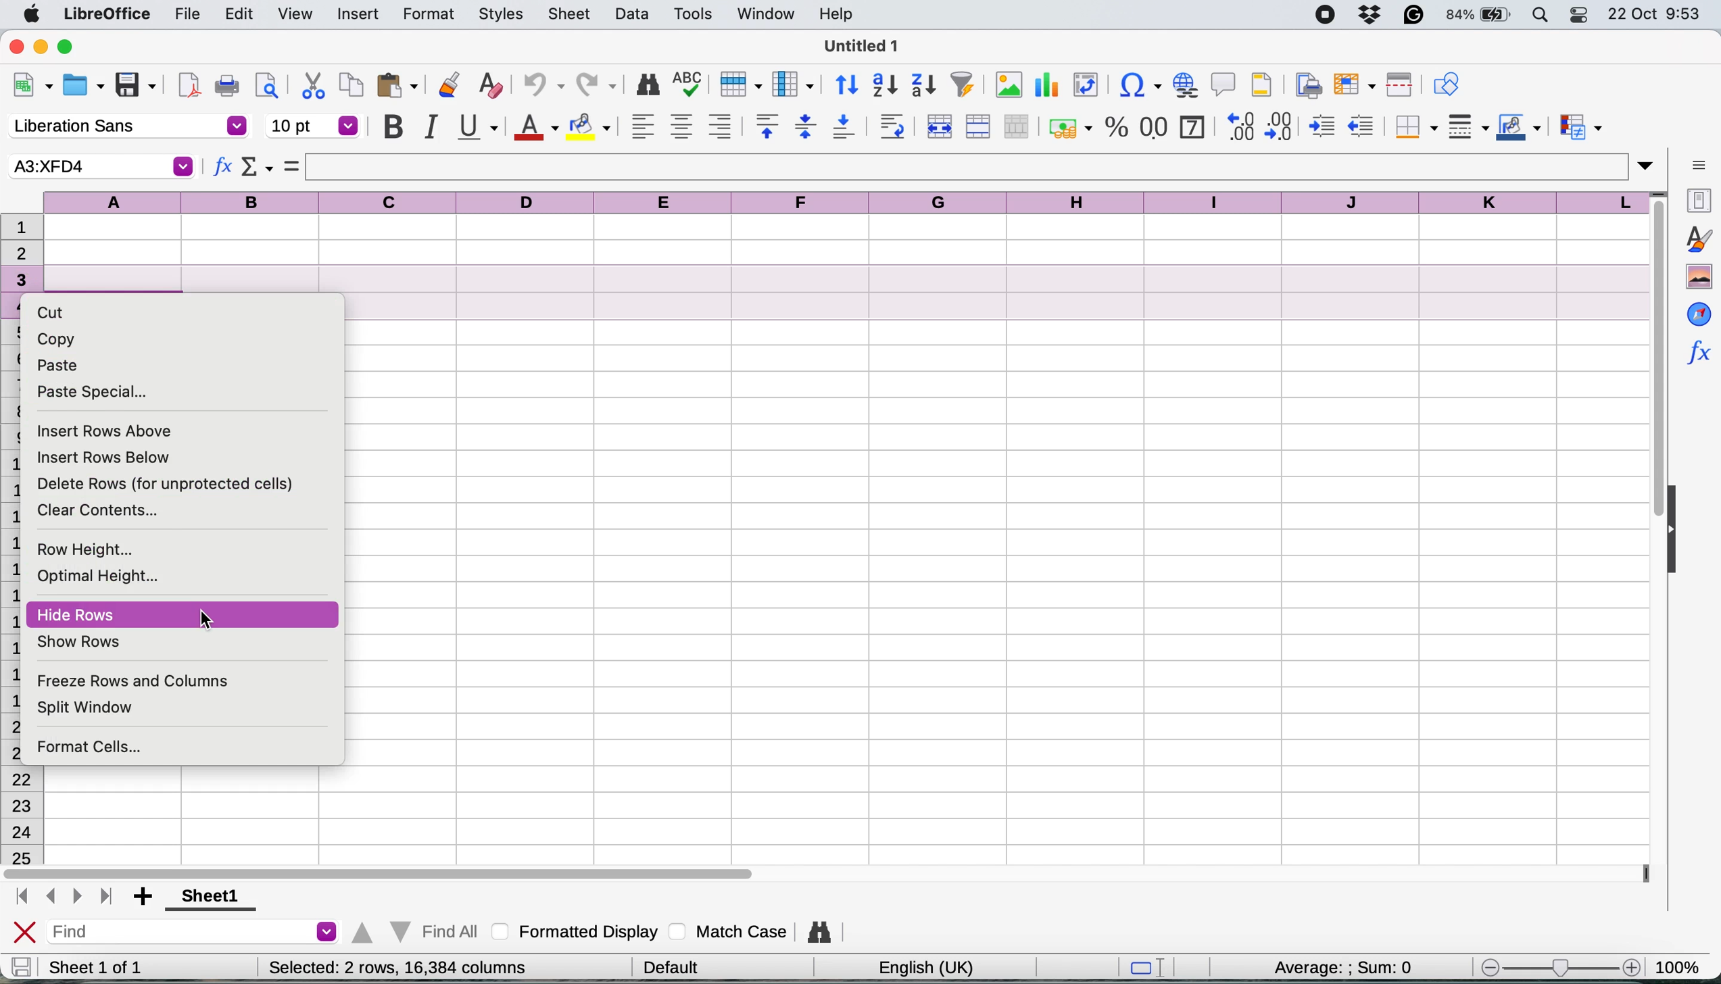  Describe the element at coordinates (1555, 968) in the screenshot. I see `zoom scale` at that location.